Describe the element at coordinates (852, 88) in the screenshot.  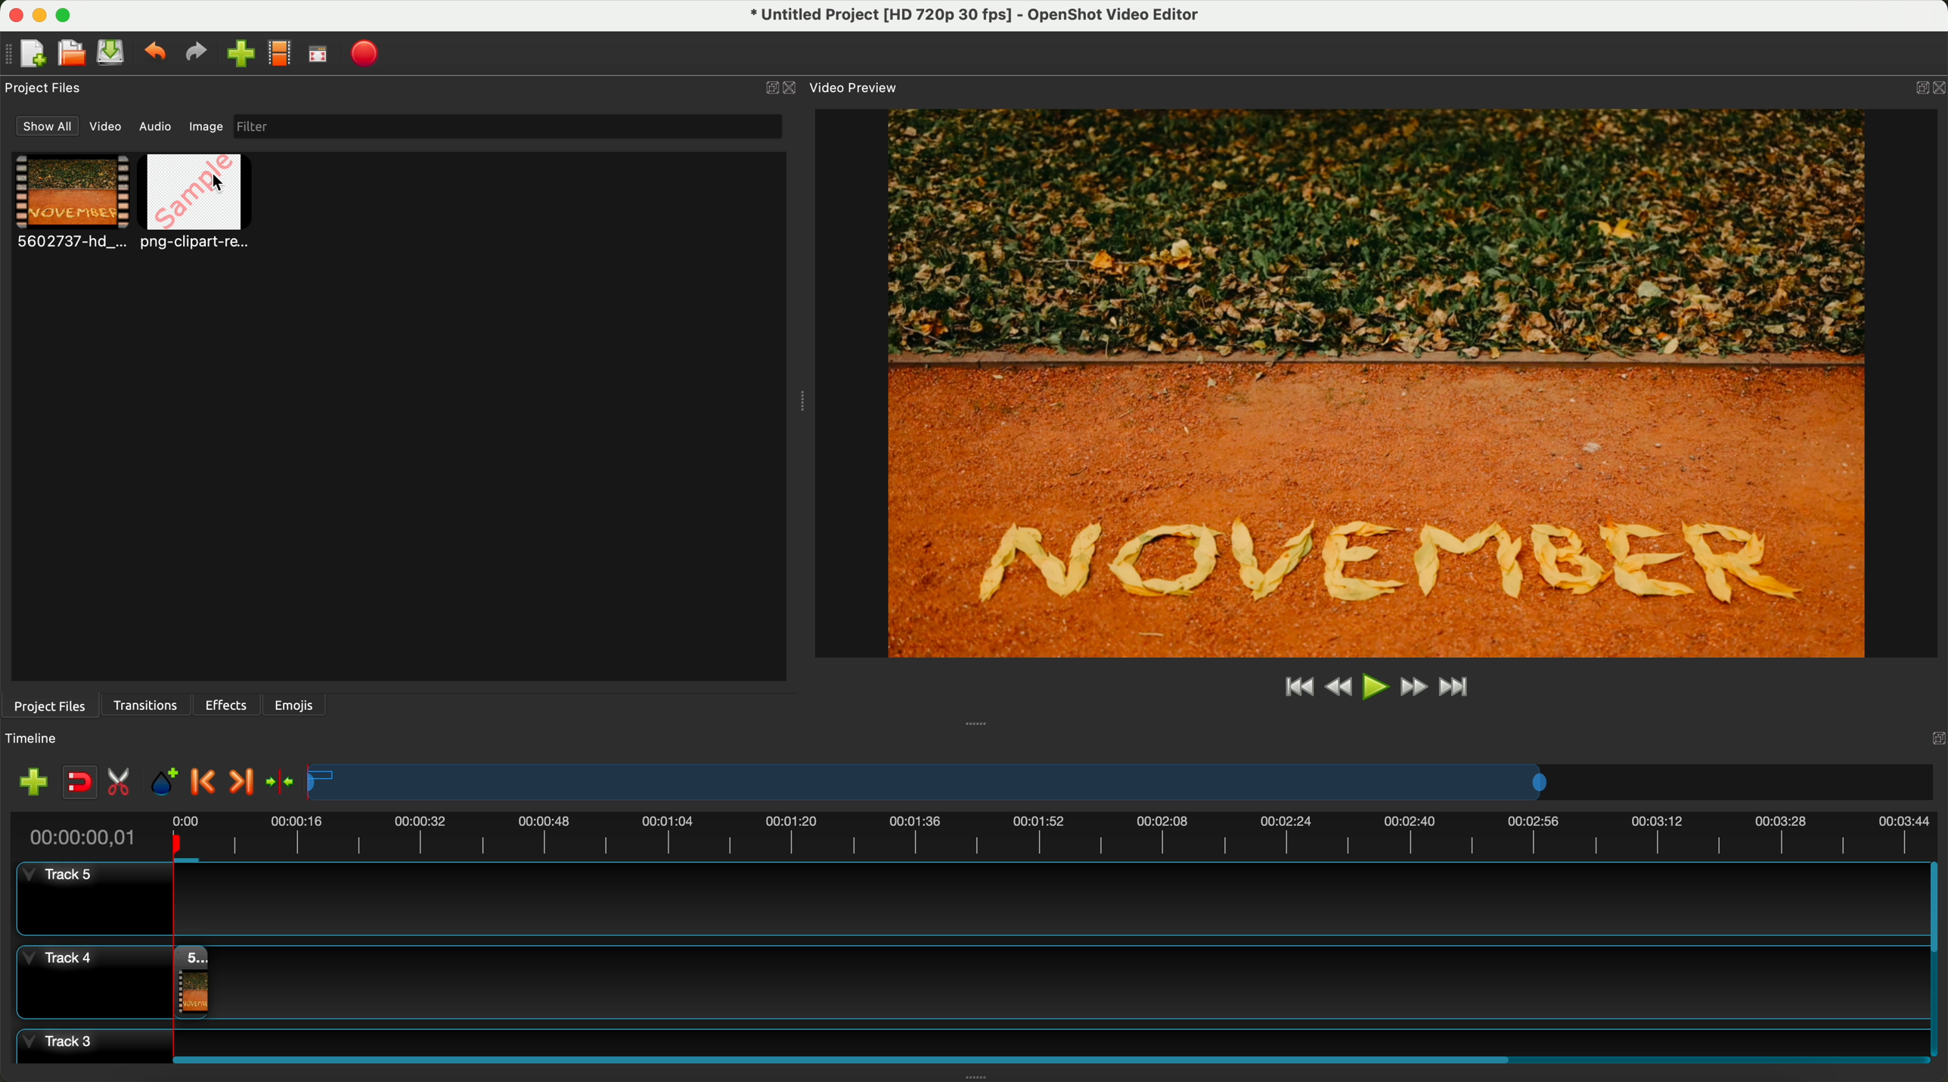
I see `video preview` at that location.